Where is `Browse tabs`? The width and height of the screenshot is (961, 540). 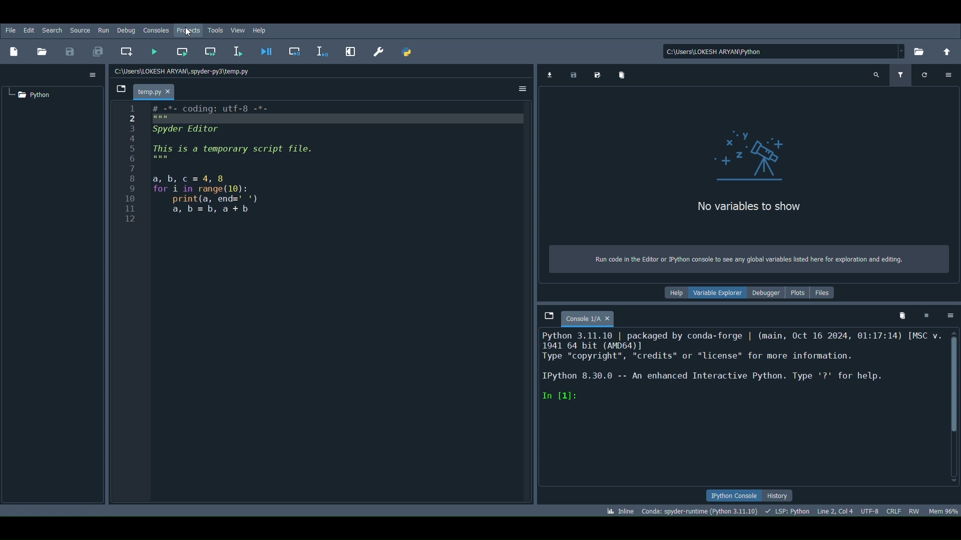 Browse tabs is located at coordinates (121, 89).